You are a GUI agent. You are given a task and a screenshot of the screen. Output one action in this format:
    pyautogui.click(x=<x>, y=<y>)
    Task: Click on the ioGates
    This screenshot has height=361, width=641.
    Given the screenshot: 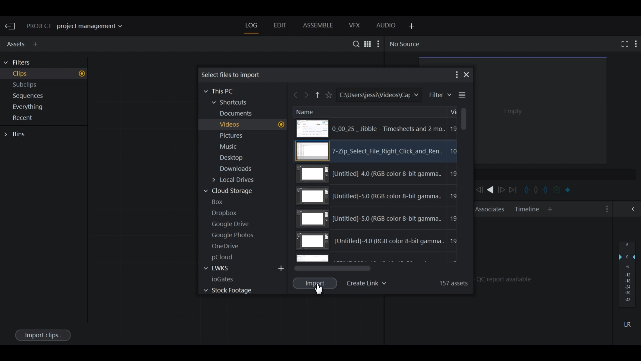 What is the action you would take?
    pyautogui.click(x=230, y=279)
    